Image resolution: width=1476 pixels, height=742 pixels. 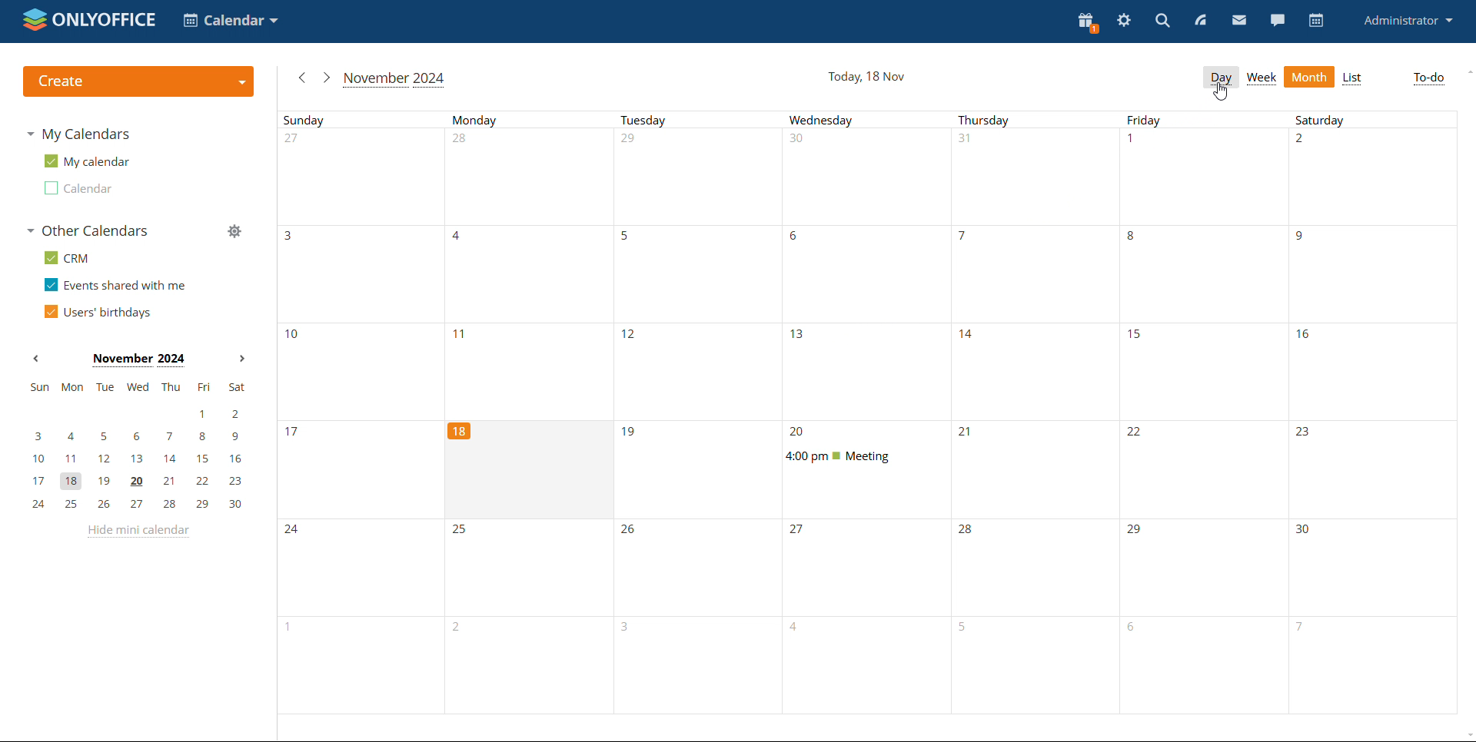 What do you see at coordinates (1088, 23) in the screenshot?
I see `present` at bounding box center [1088, 23].